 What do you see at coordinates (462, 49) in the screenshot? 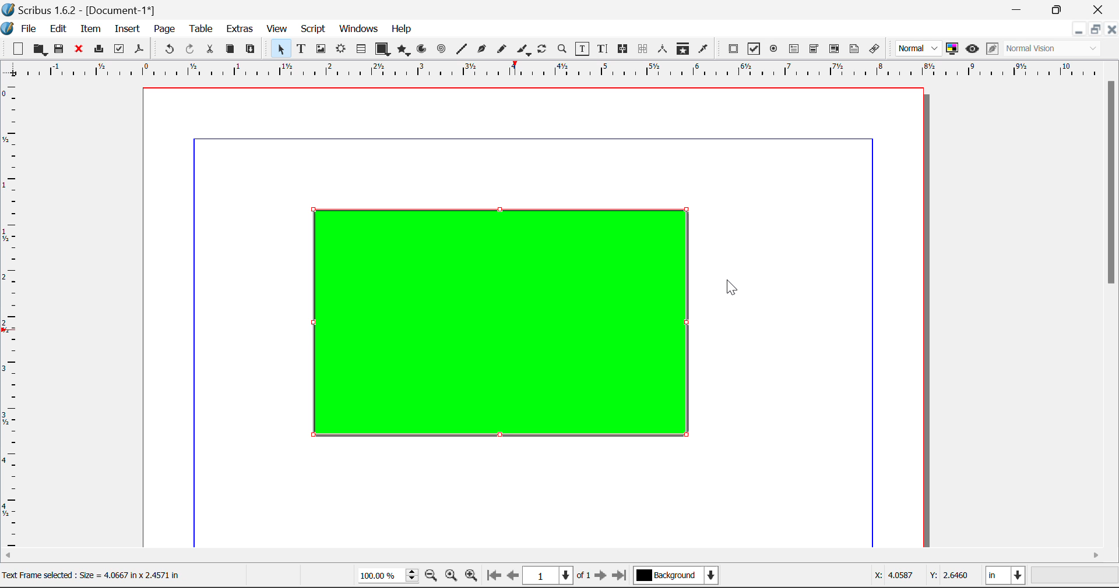
I see `Line` at bounding box center [462, 49].